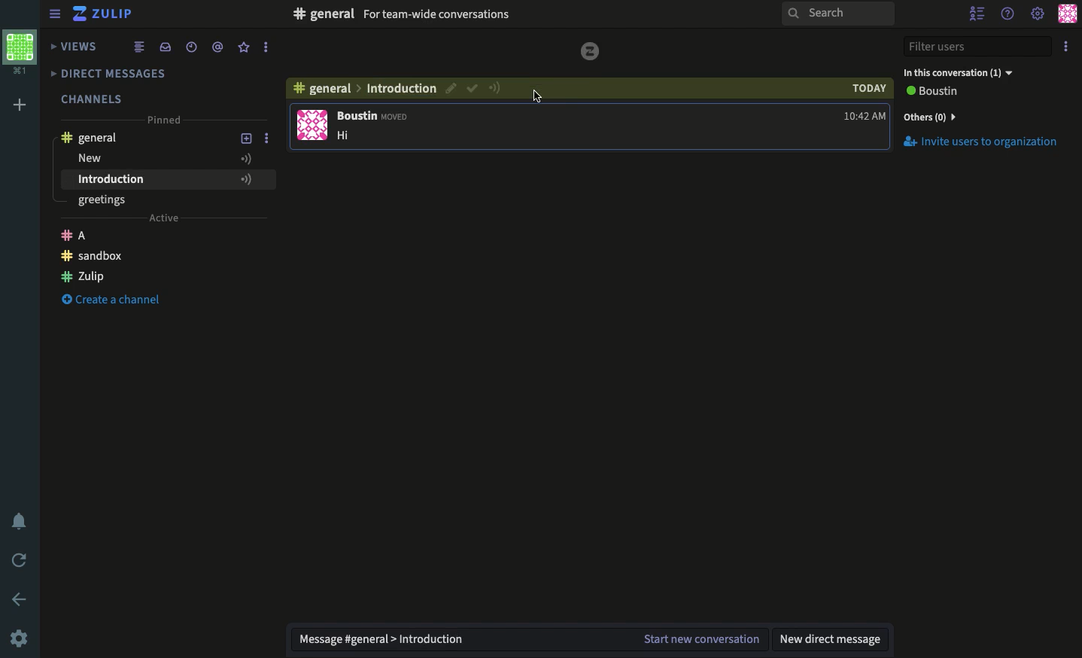 This screenshot has height=658, width=1082. I want to click on Help, so click(1009, 15).